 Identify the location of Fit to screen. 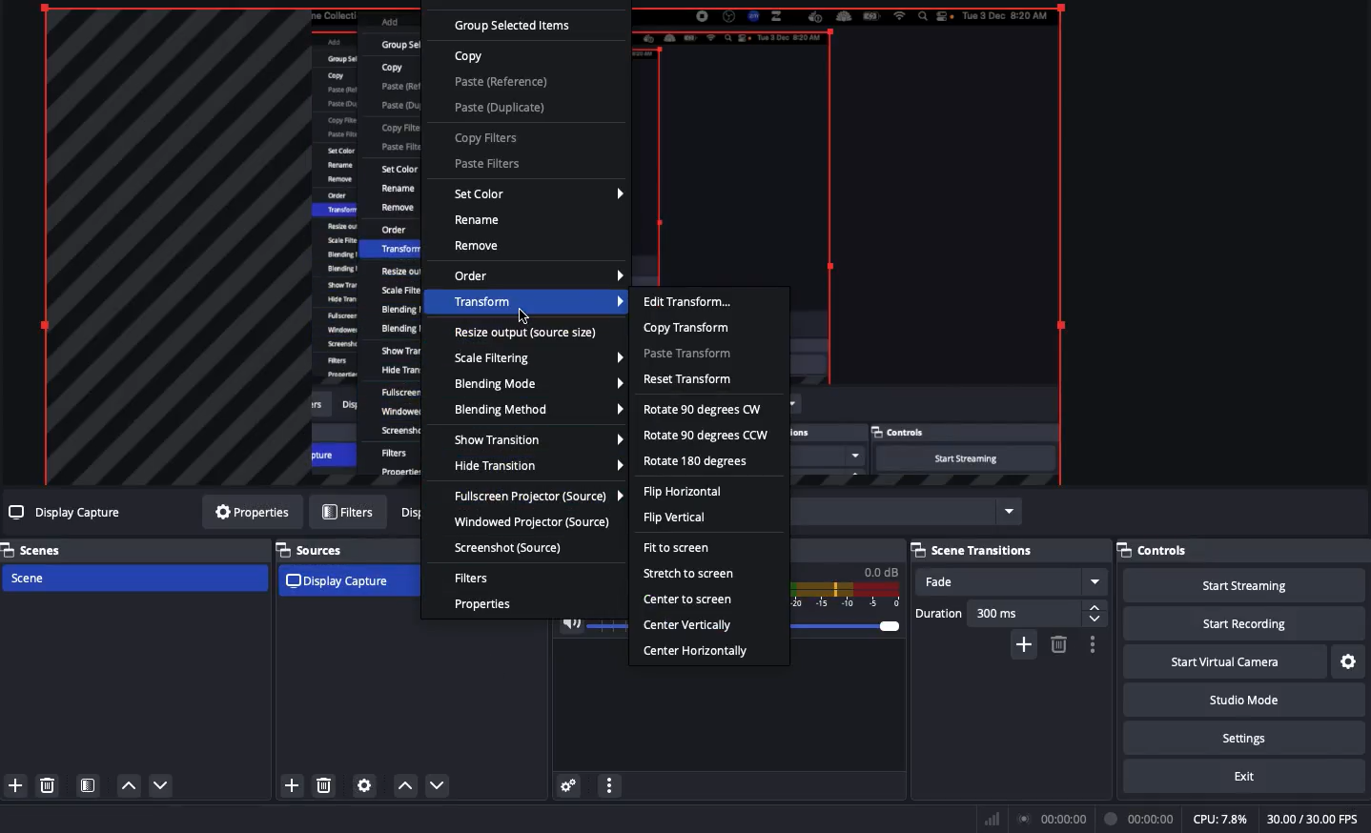
(683, 548).